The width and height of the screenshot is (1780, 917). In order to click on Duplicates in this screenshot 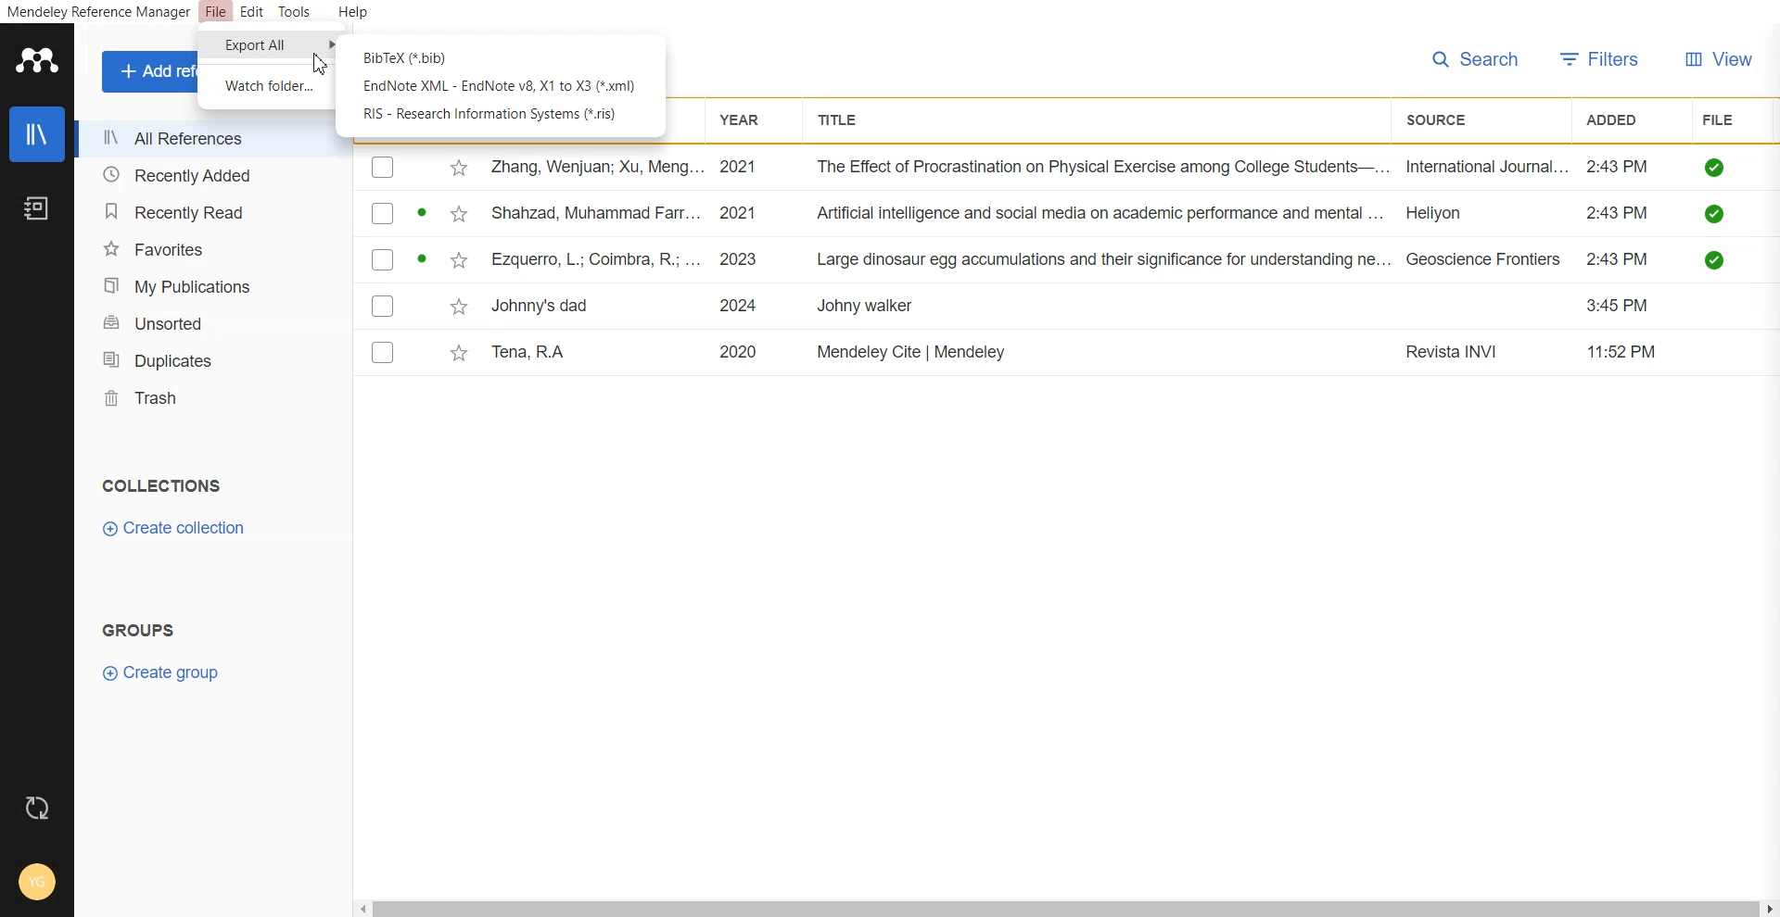, I will do `click(209, 358)`.